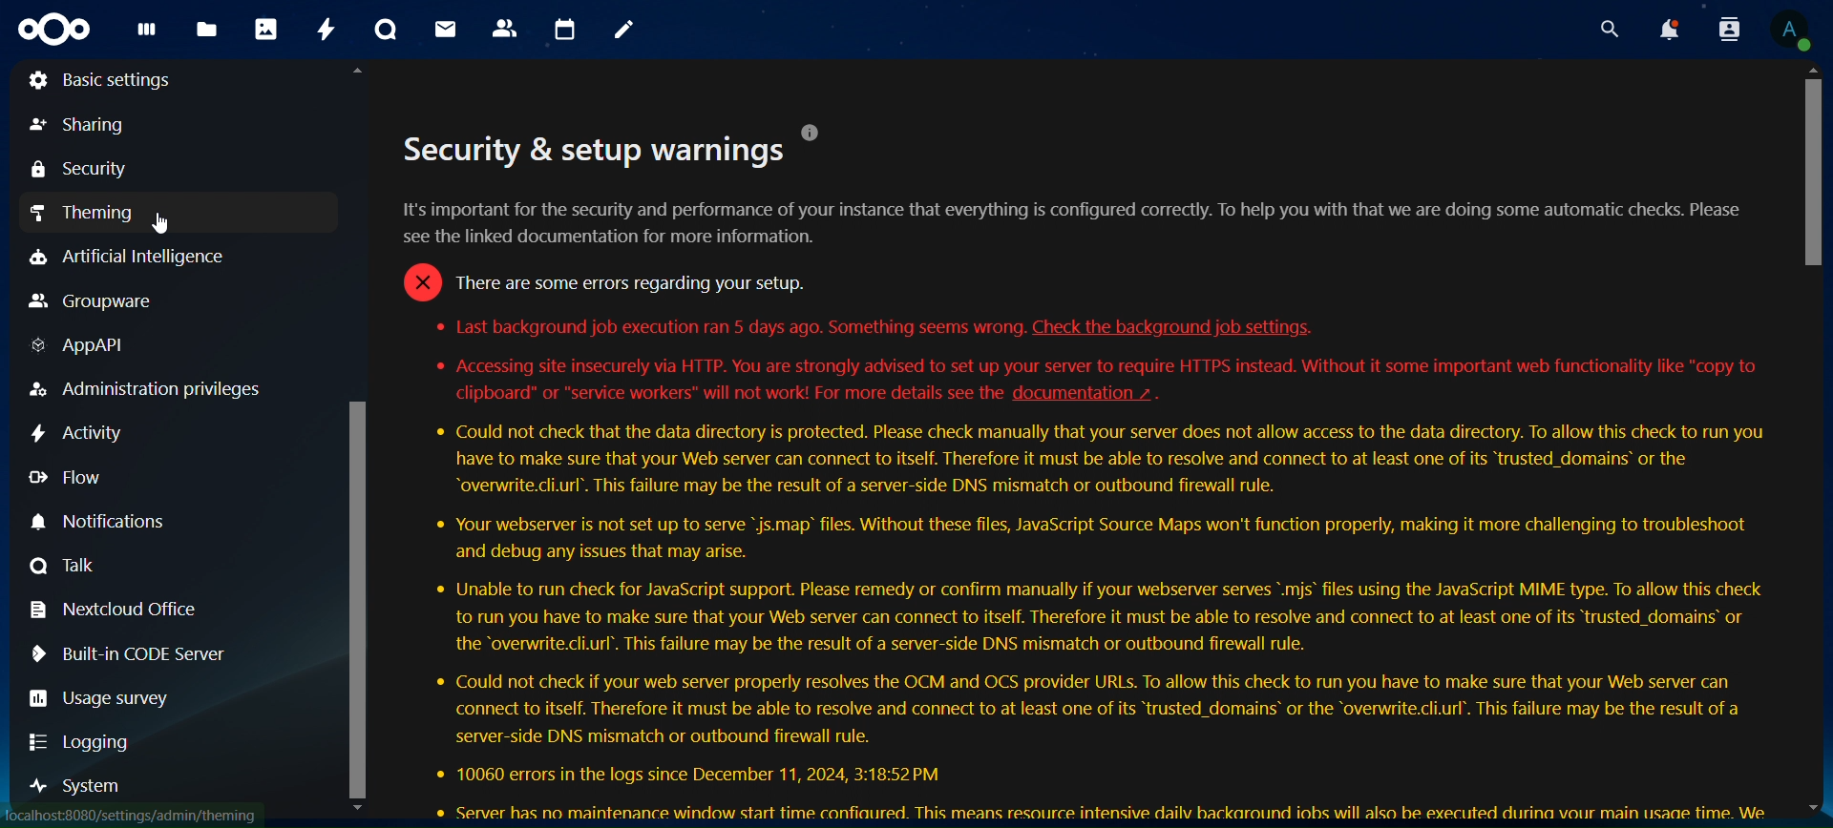 The width and height of the screenshot is (1833, 828). What do you see at coordinates (387, 30) in the screenshot?
I see `talk` at bounding box center [387, 30].